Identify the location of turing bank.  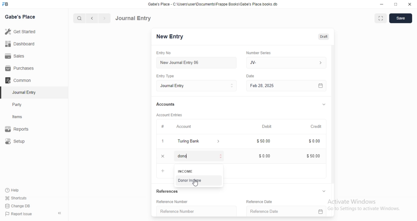
(197, 142).